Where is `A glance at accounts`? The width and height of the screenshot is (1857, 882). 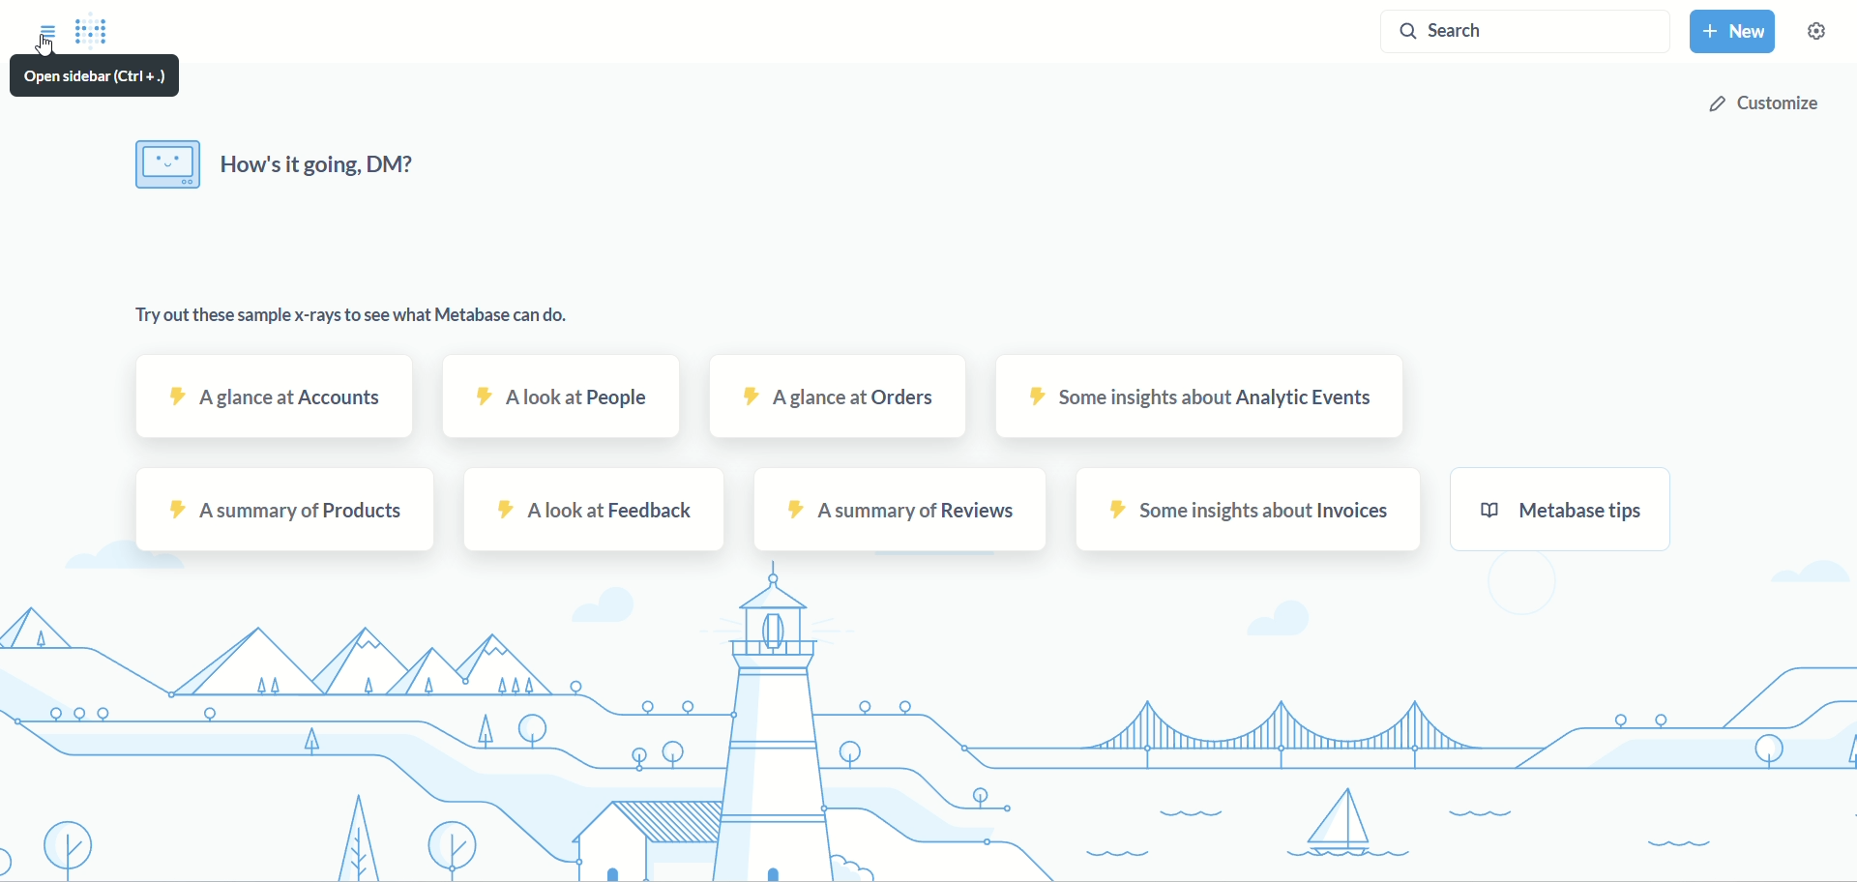 A glance at accounts is located at coordinates (277, 398).